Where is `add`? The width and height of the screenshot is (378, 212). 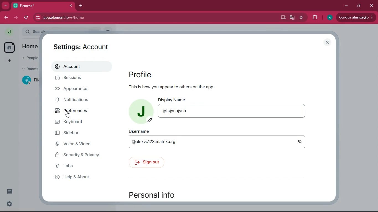 add is located at coordinates (8, 61).